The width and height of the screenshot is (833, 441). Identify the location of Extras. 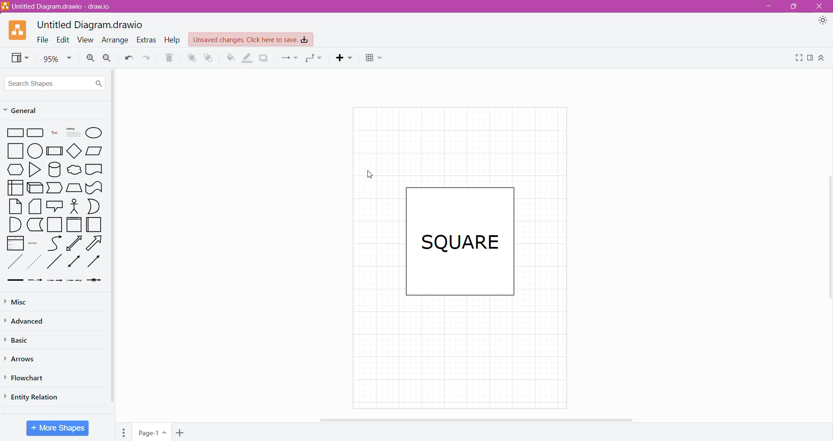
(146, 40).